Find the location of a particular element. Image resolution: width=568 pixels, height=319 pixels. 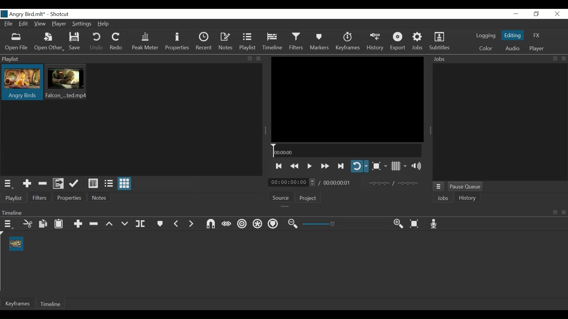

Add files to the playlist is located at coordinates (59, 184).